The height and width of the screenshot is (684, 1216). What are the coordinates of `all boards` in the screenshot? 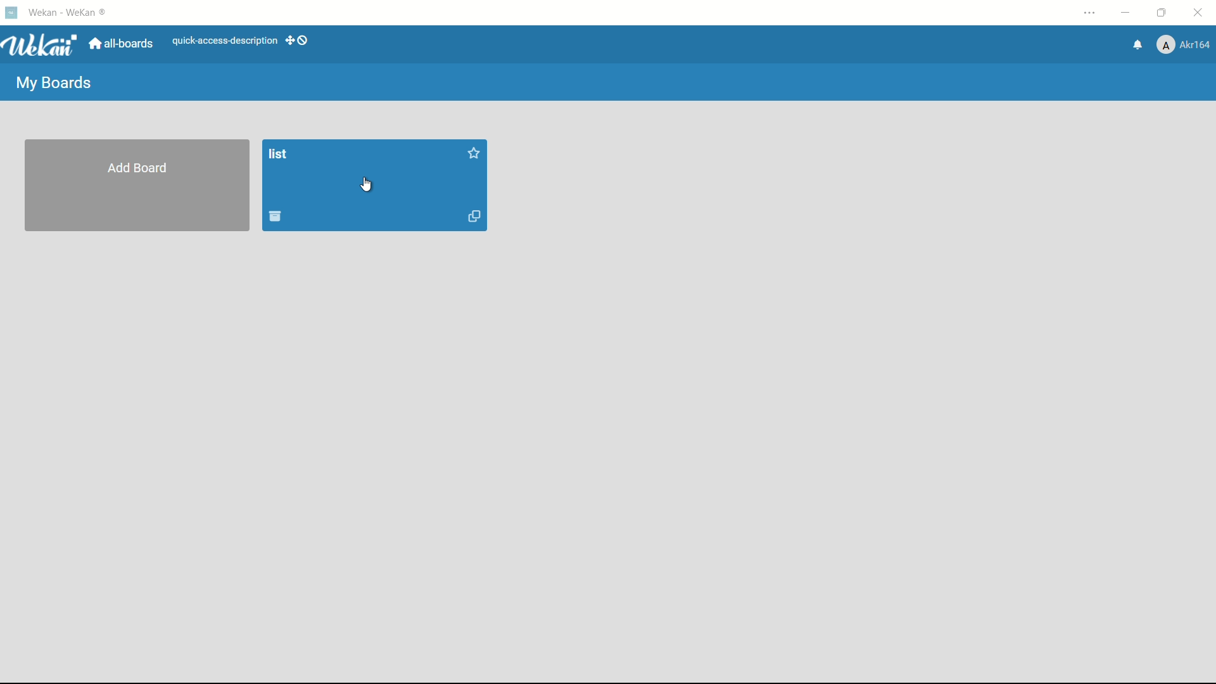 It's located at (120, 44).